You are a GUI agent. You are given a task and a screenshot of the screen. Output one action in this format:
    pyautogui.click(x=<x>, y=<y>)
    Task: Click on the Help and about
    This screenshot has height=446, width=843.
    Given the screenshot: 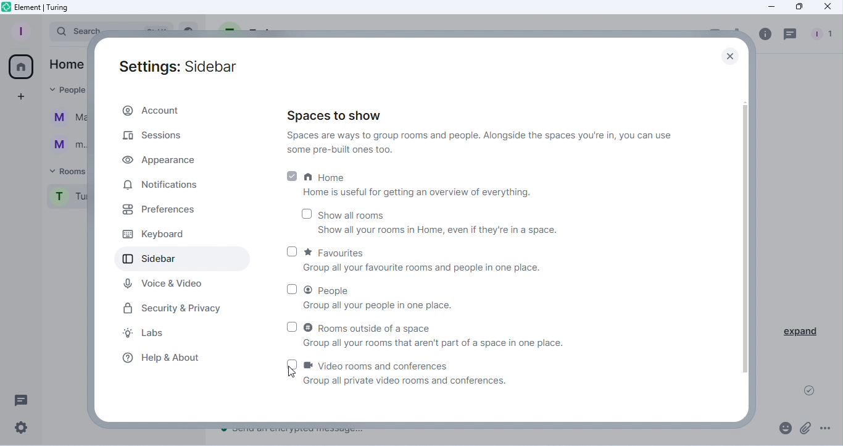 What is the action you would take?
    pyautogui.click(x=161, y=356)
    